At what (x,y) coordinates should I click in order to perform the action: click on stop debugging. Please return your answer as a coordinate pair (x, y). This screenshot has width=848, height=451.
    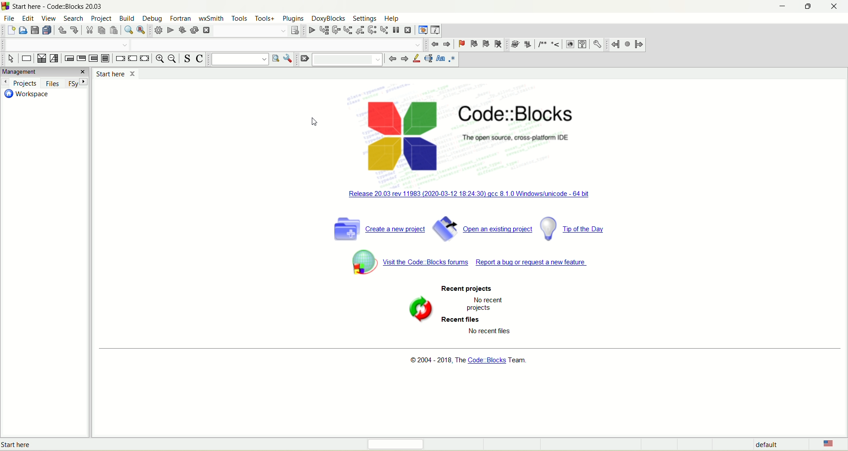
    Looking at the image, I should click on (408, 30).